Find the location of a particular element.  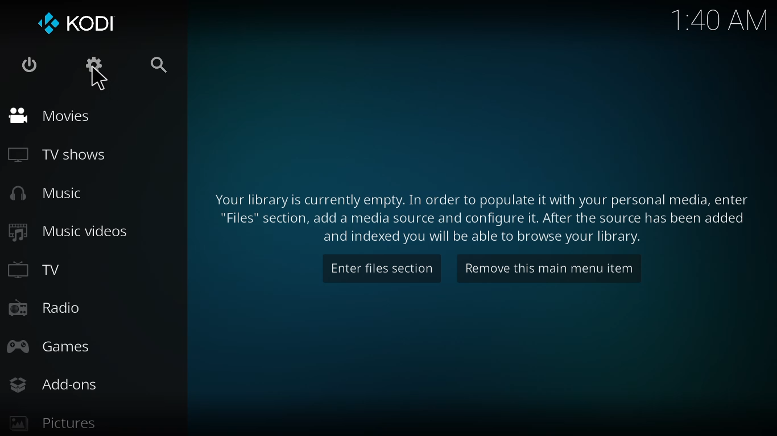

kodi is located at coordinates (77, 22).